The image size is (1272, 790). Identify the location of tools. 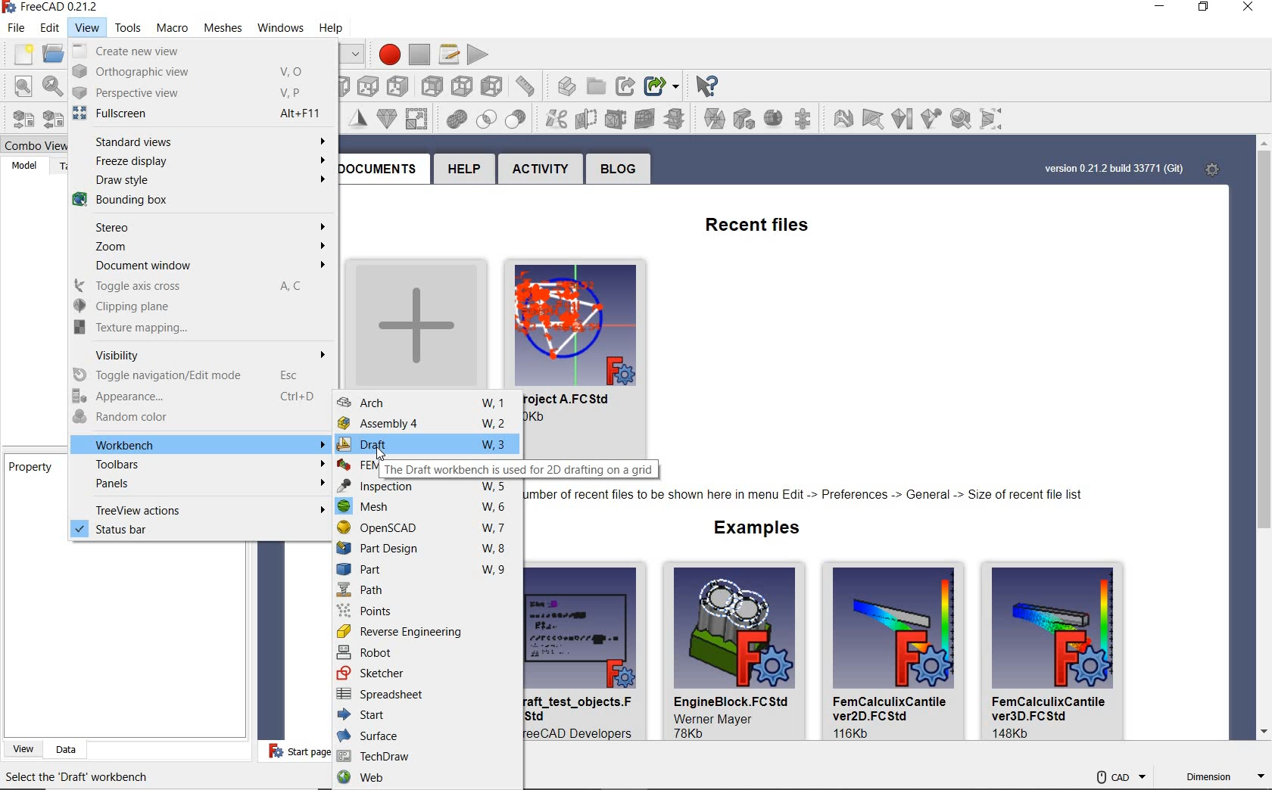
(128, 26).